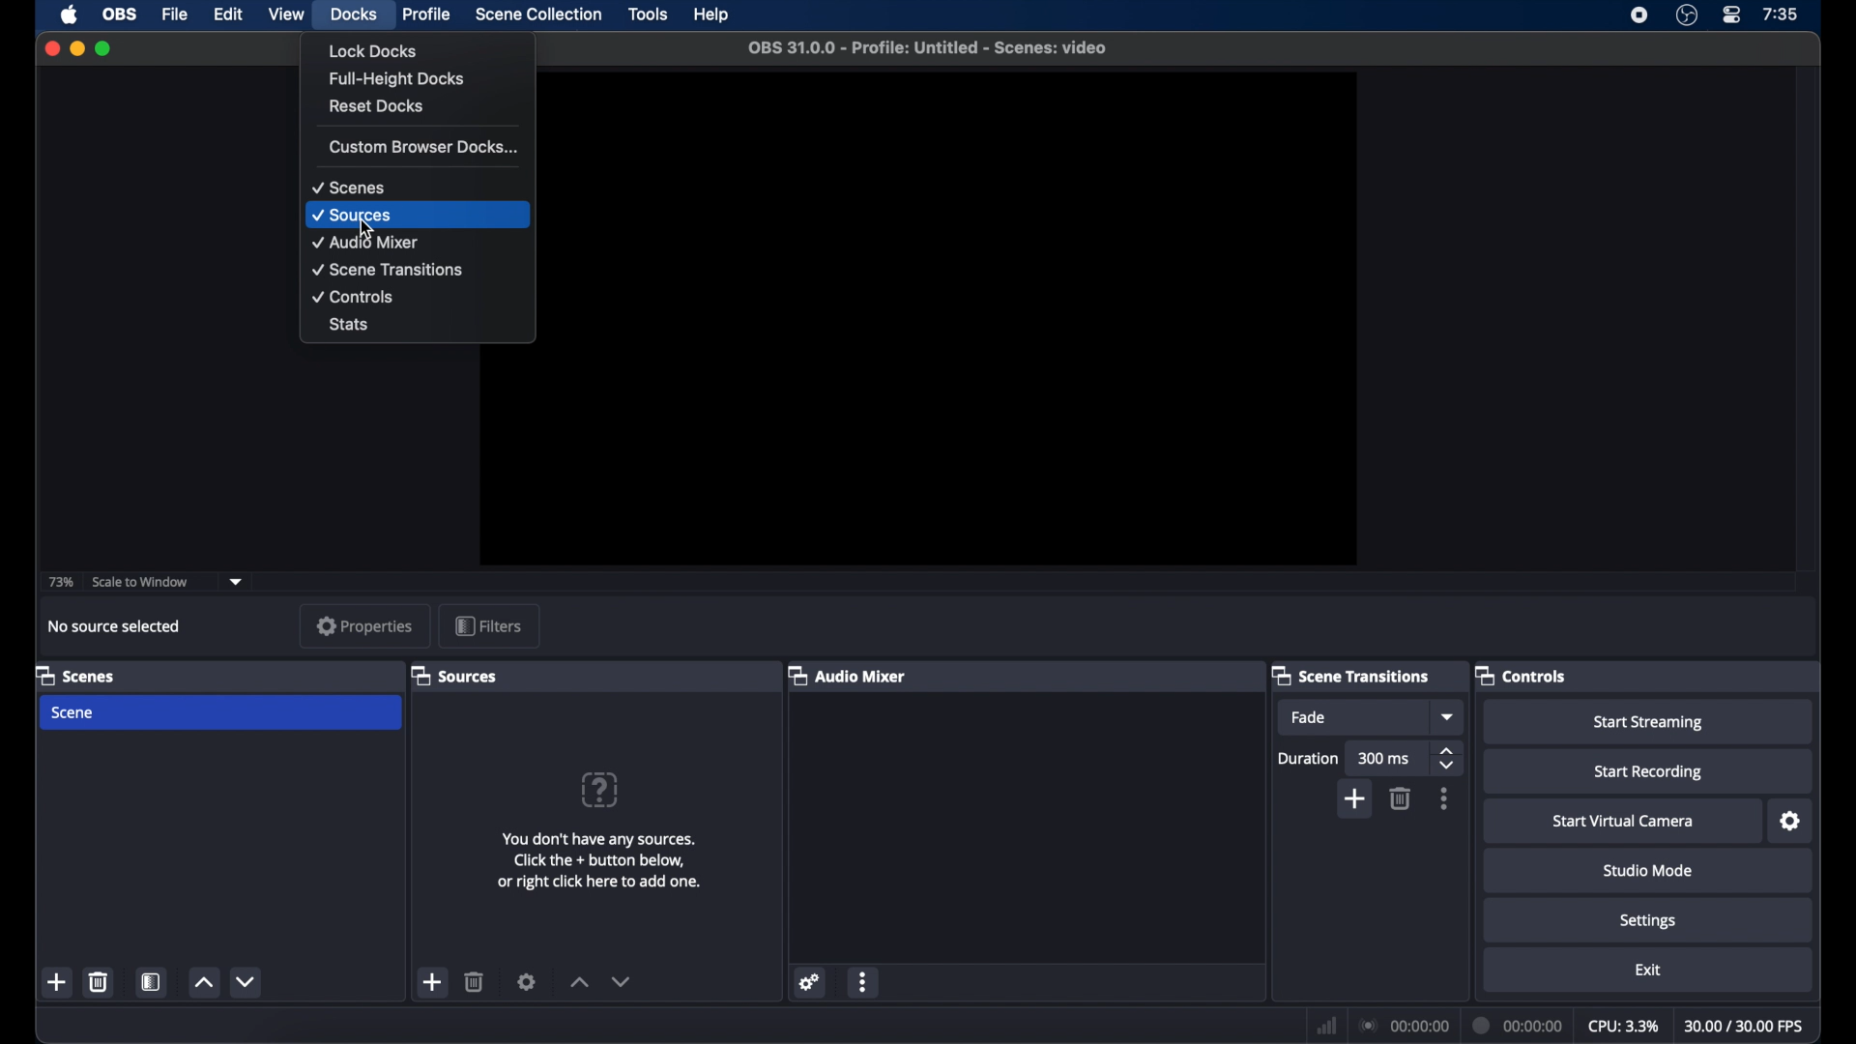  What do you see at coordinates (1647, 870) in the screenshot?
I see `studio mode` at bounding box center [1647, 870].